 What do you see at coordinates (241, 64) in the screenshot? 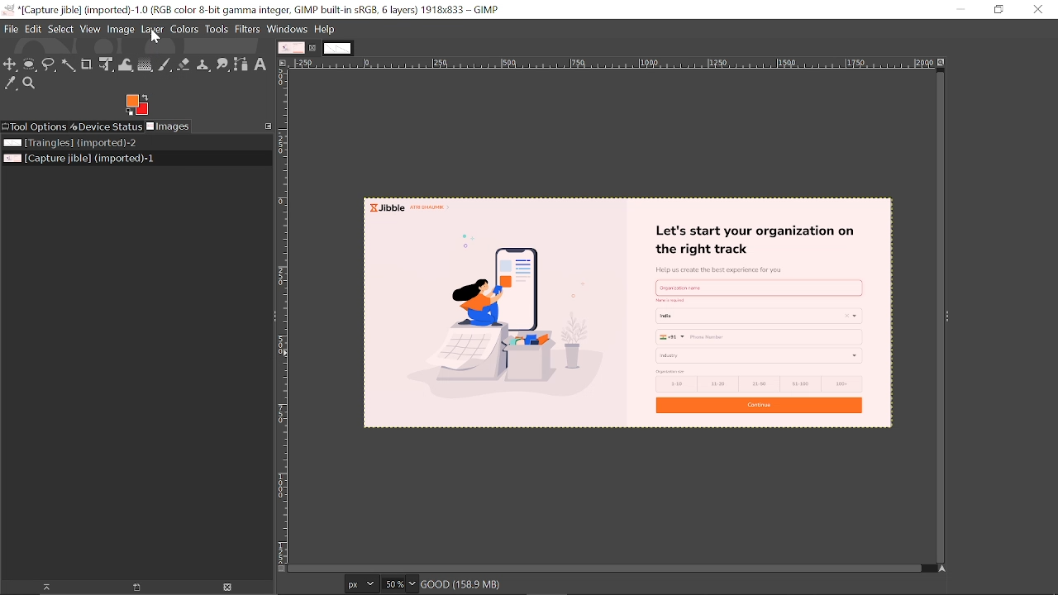
I see `Path tool` at bounding box center [241, 64].